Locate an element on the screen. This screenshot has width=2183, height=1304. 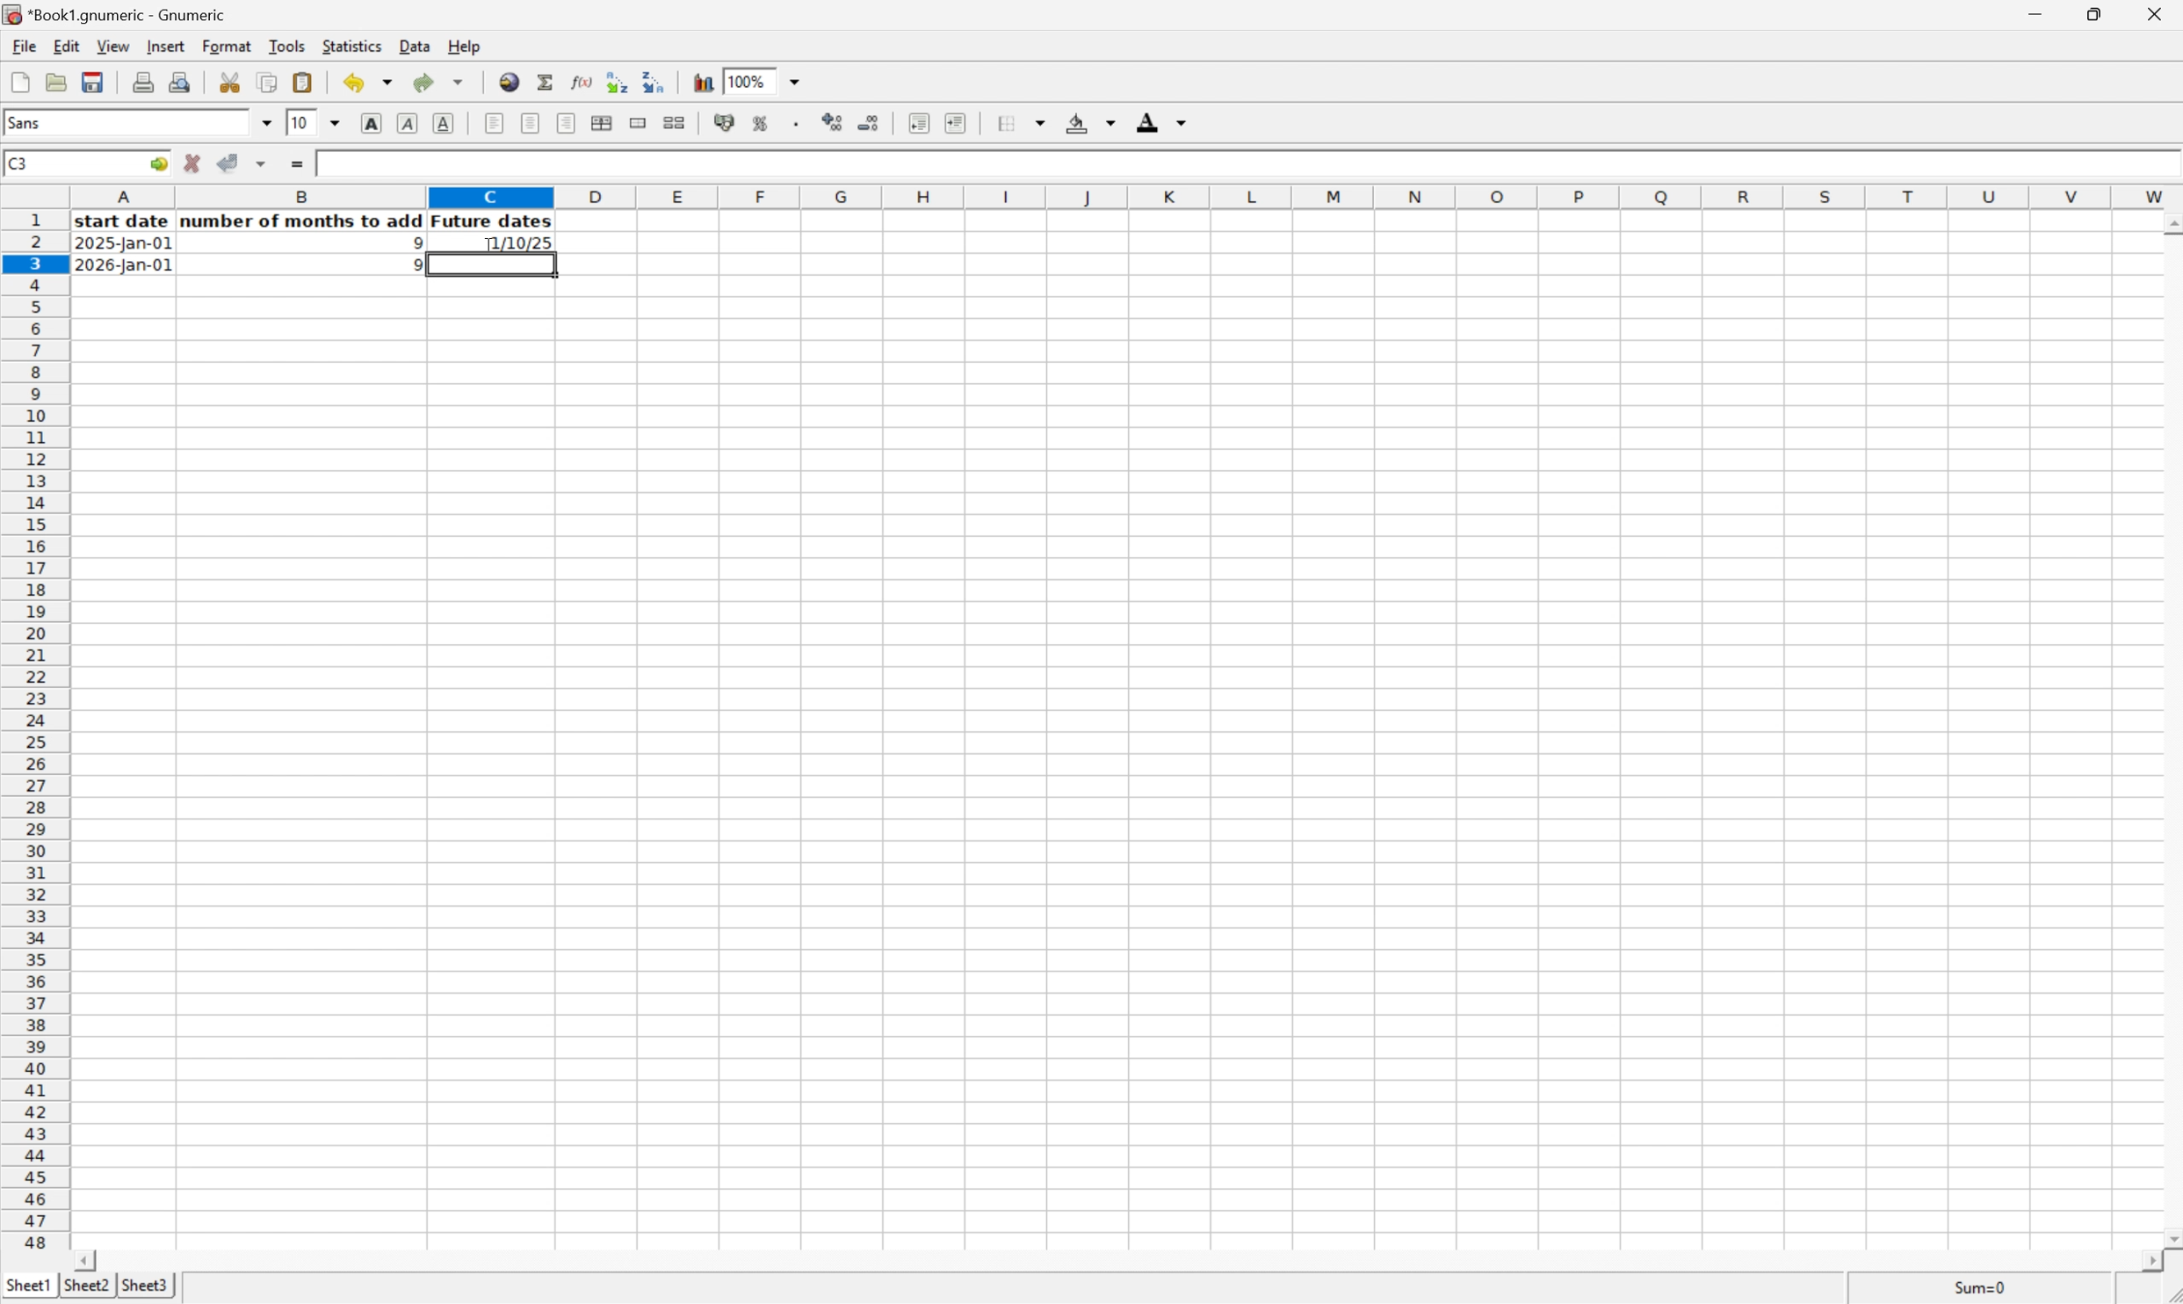
Underline is located at coordinates (446, 123).